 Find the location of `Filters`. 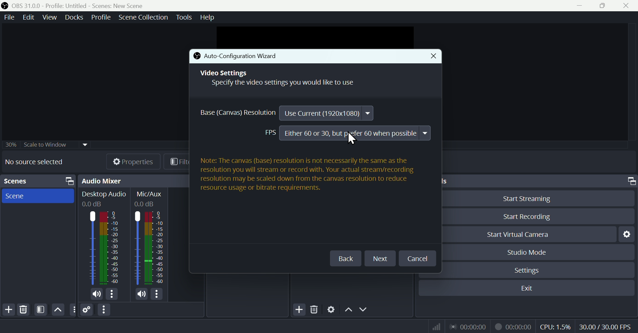

Filters is located at coordinates (177, 161).